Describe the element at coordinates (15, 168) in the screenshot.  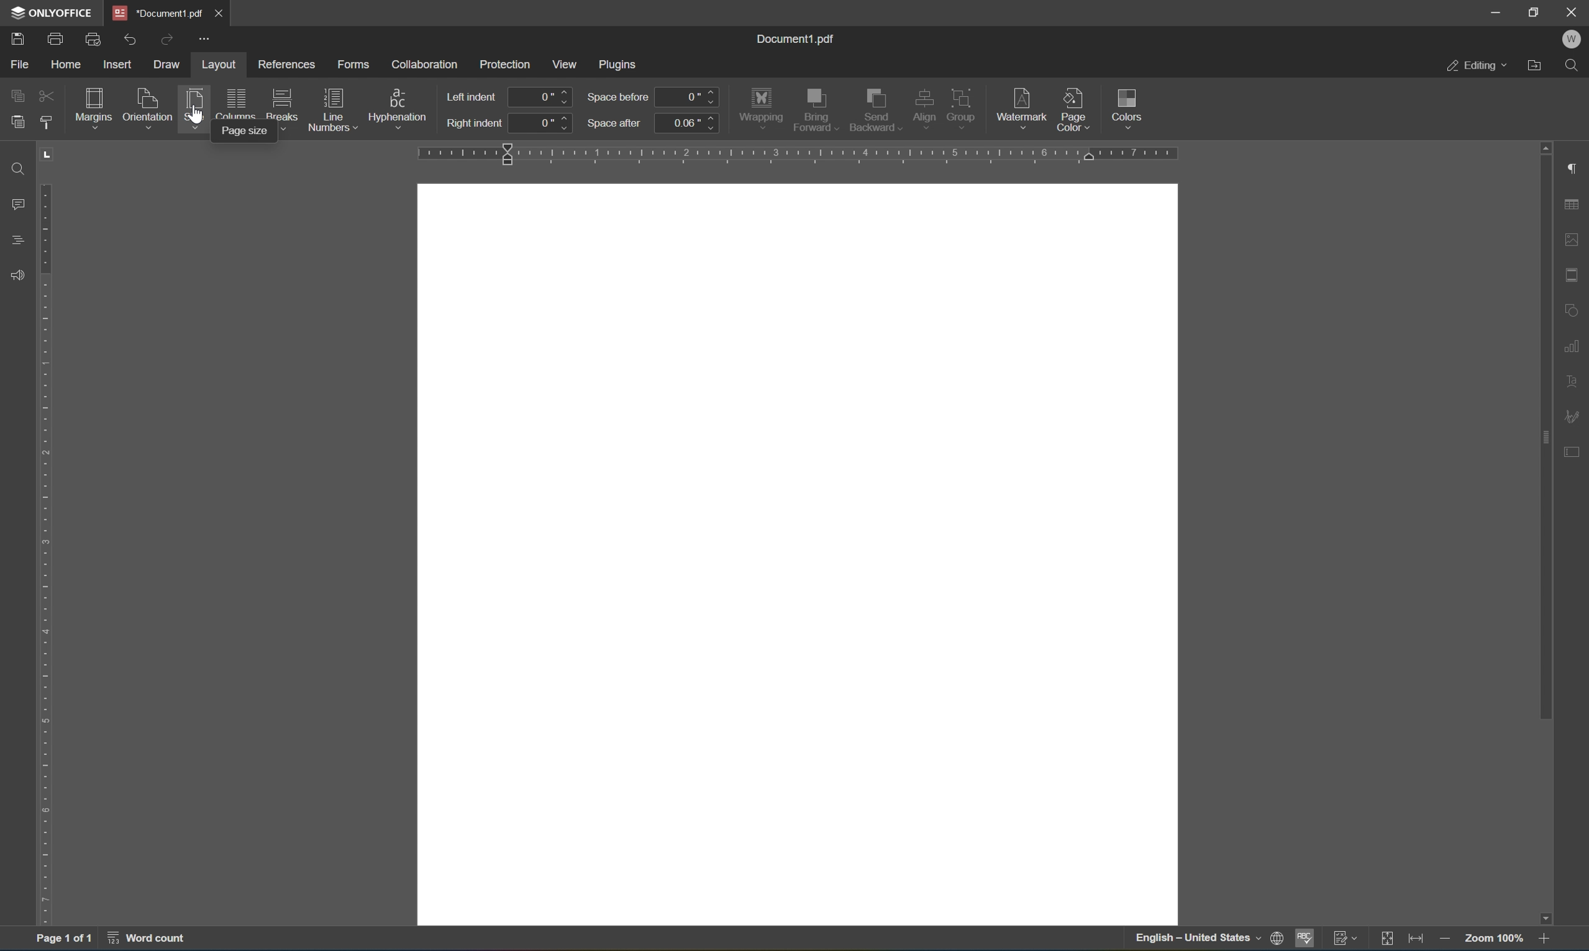
I see `Find` at that location.